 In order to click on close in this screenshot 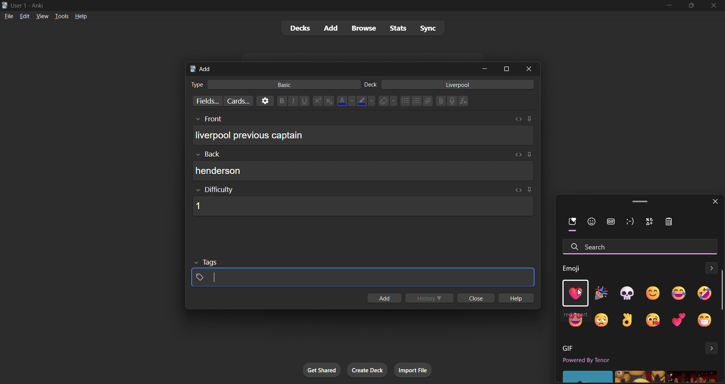, I will do `click(714, 6)`.